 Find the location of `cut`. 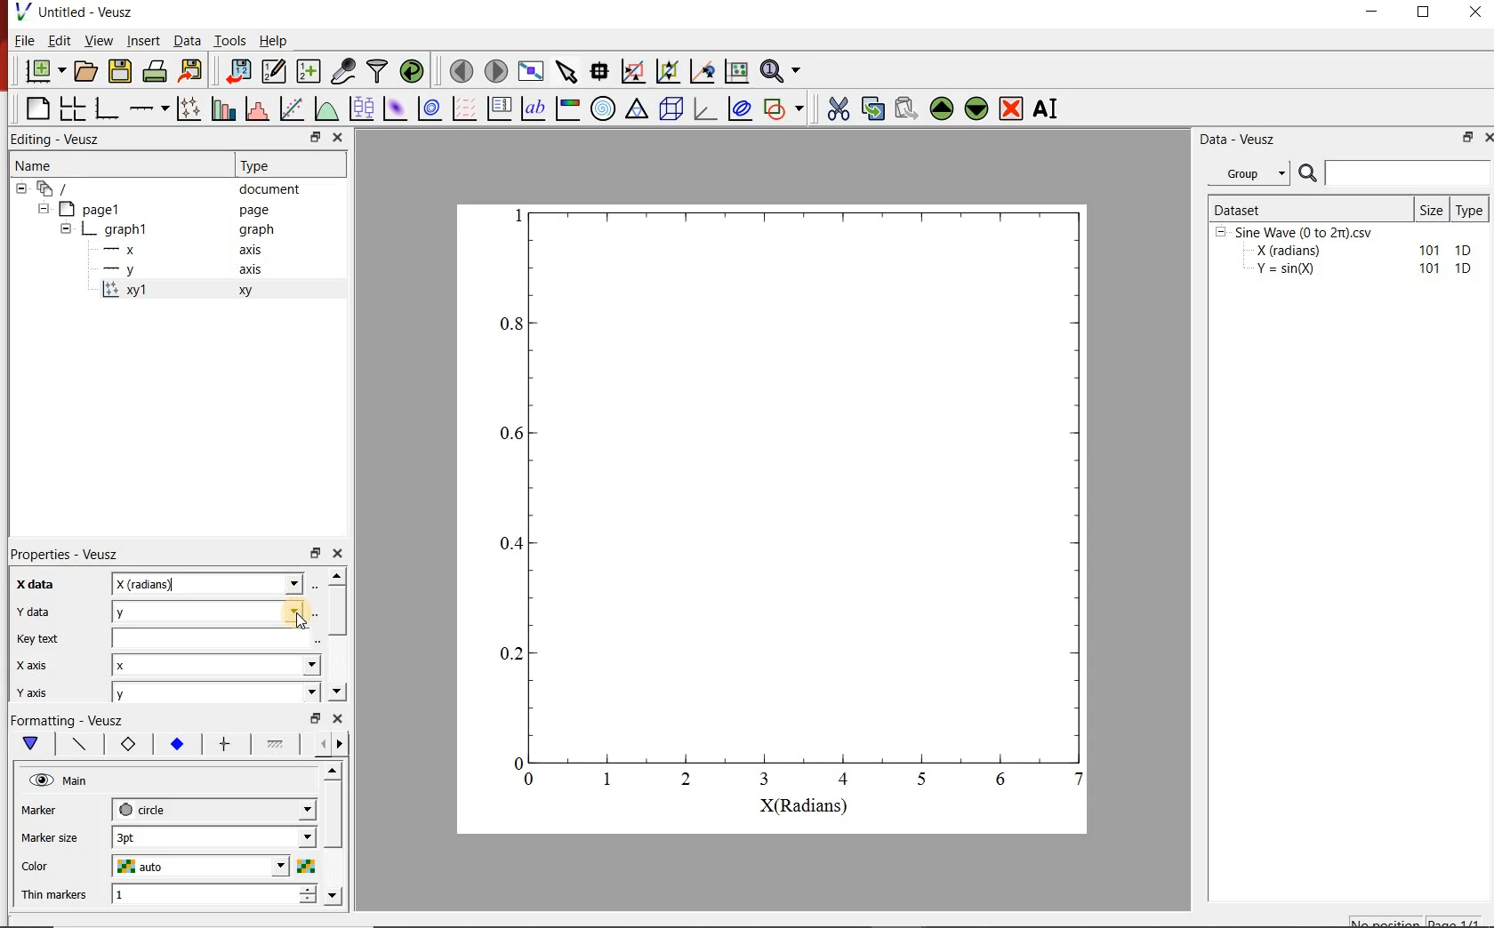

cut is located at coordinates (839, 107).